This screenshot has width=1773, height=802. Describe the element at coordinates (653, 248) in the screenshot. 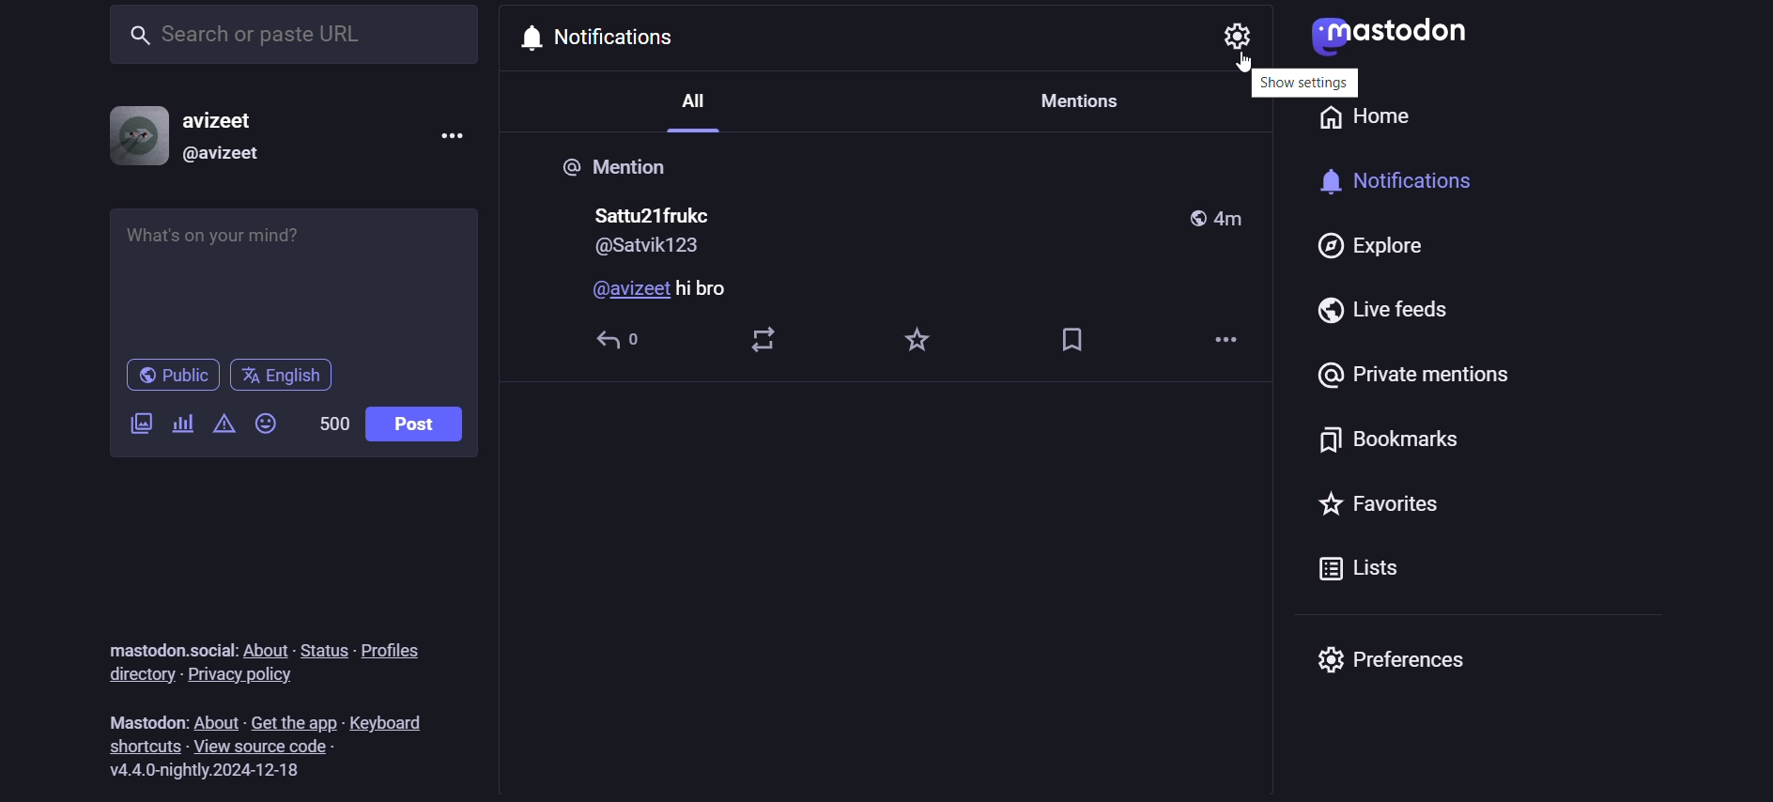

I see `@satvik@123` at that location.